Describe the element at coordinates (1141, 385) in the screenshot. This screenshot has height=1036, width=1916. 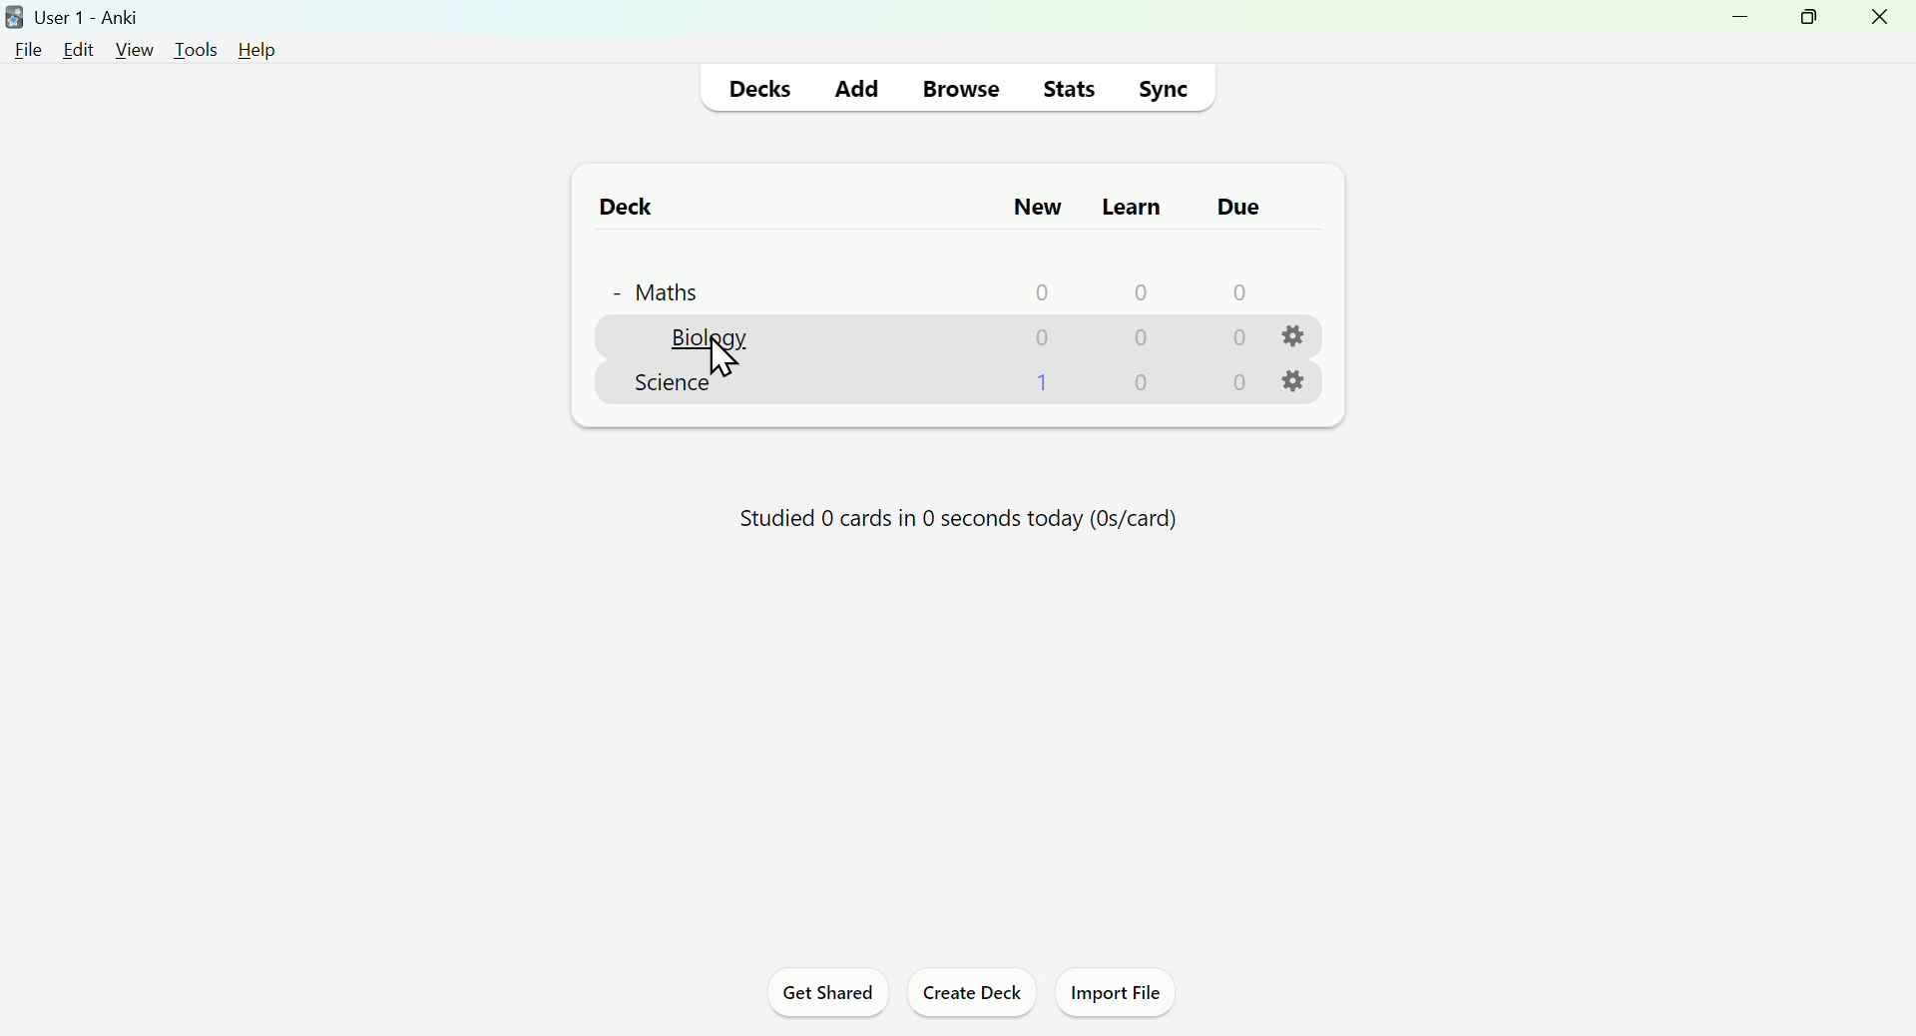
I see `0` at that location.